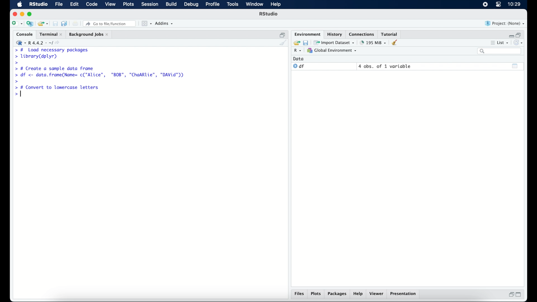 Image resolution: width=537 pixels, height=302 pixels. What do you see at coordinates (404, 294) in the screenshot?
I see `presentation` at bounding box center [404, 294].